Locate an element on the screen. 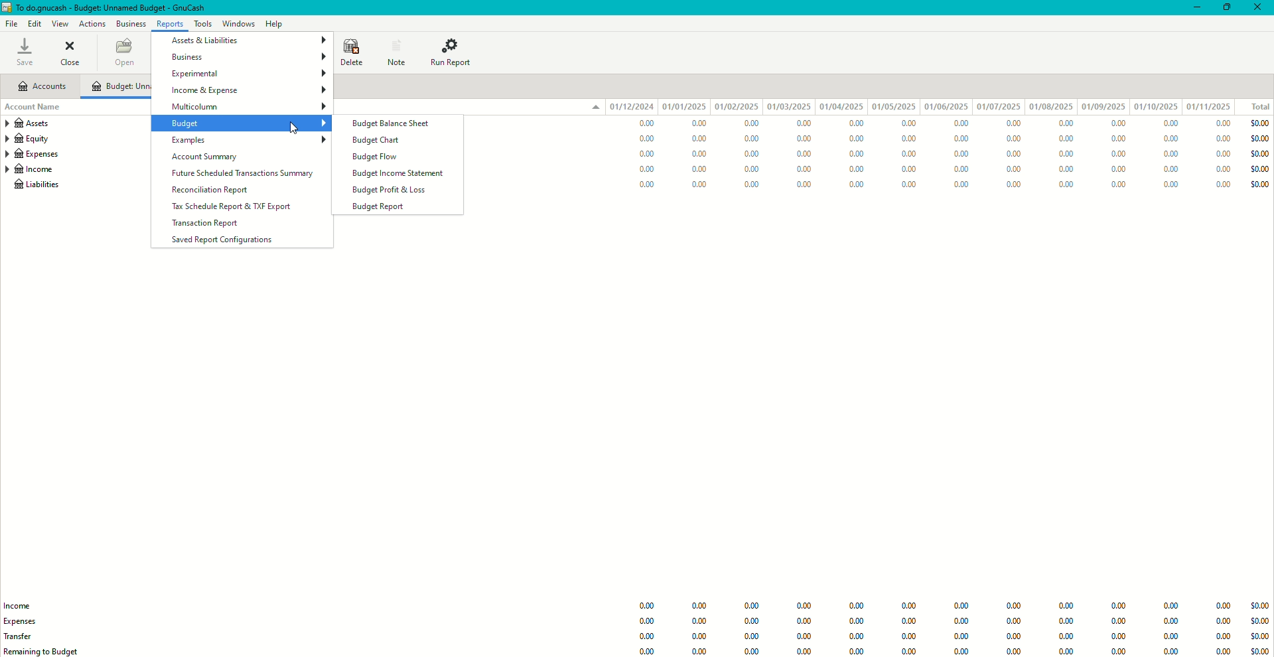 The height and width of the screenshot is (657, 1274). Actions is located at coordinates (92, 23).